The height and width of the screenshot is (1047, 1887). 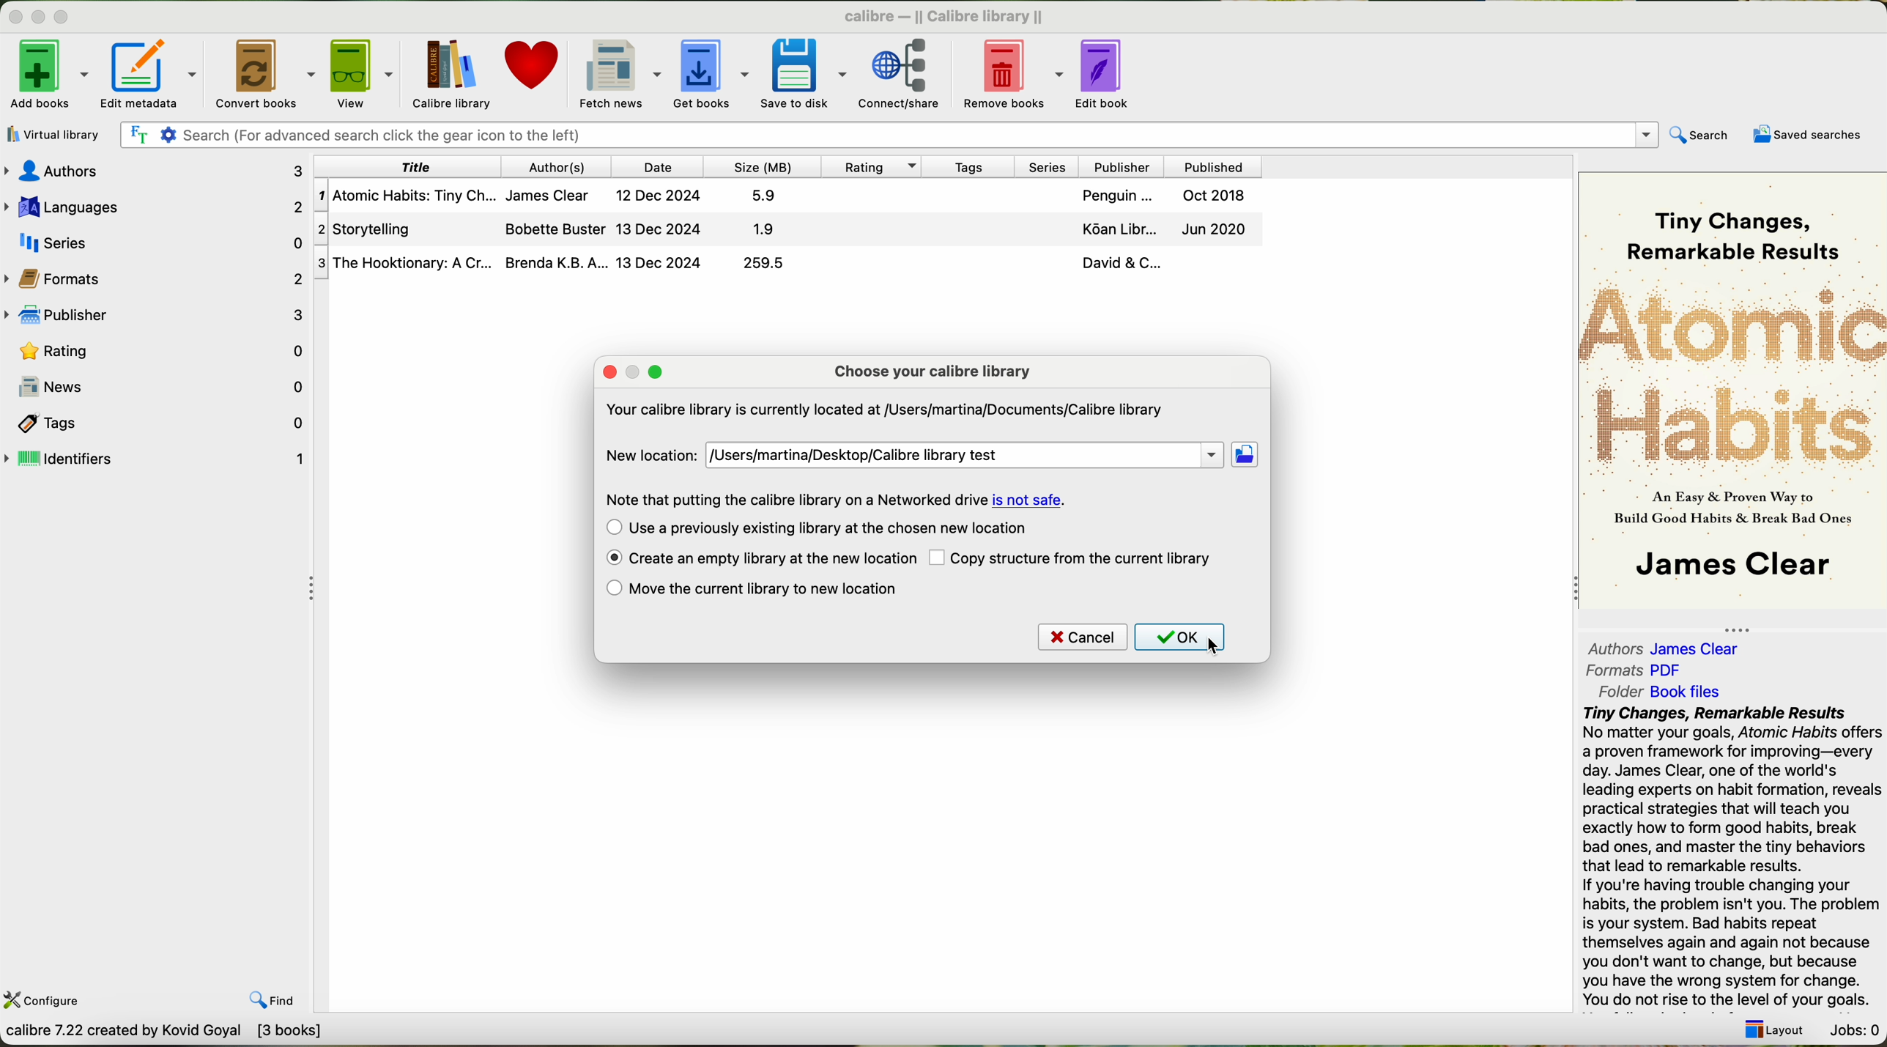 What do you see at coordinates (47, 78) in the screenshot?
I see `add books` at bounding box center [47, 78].